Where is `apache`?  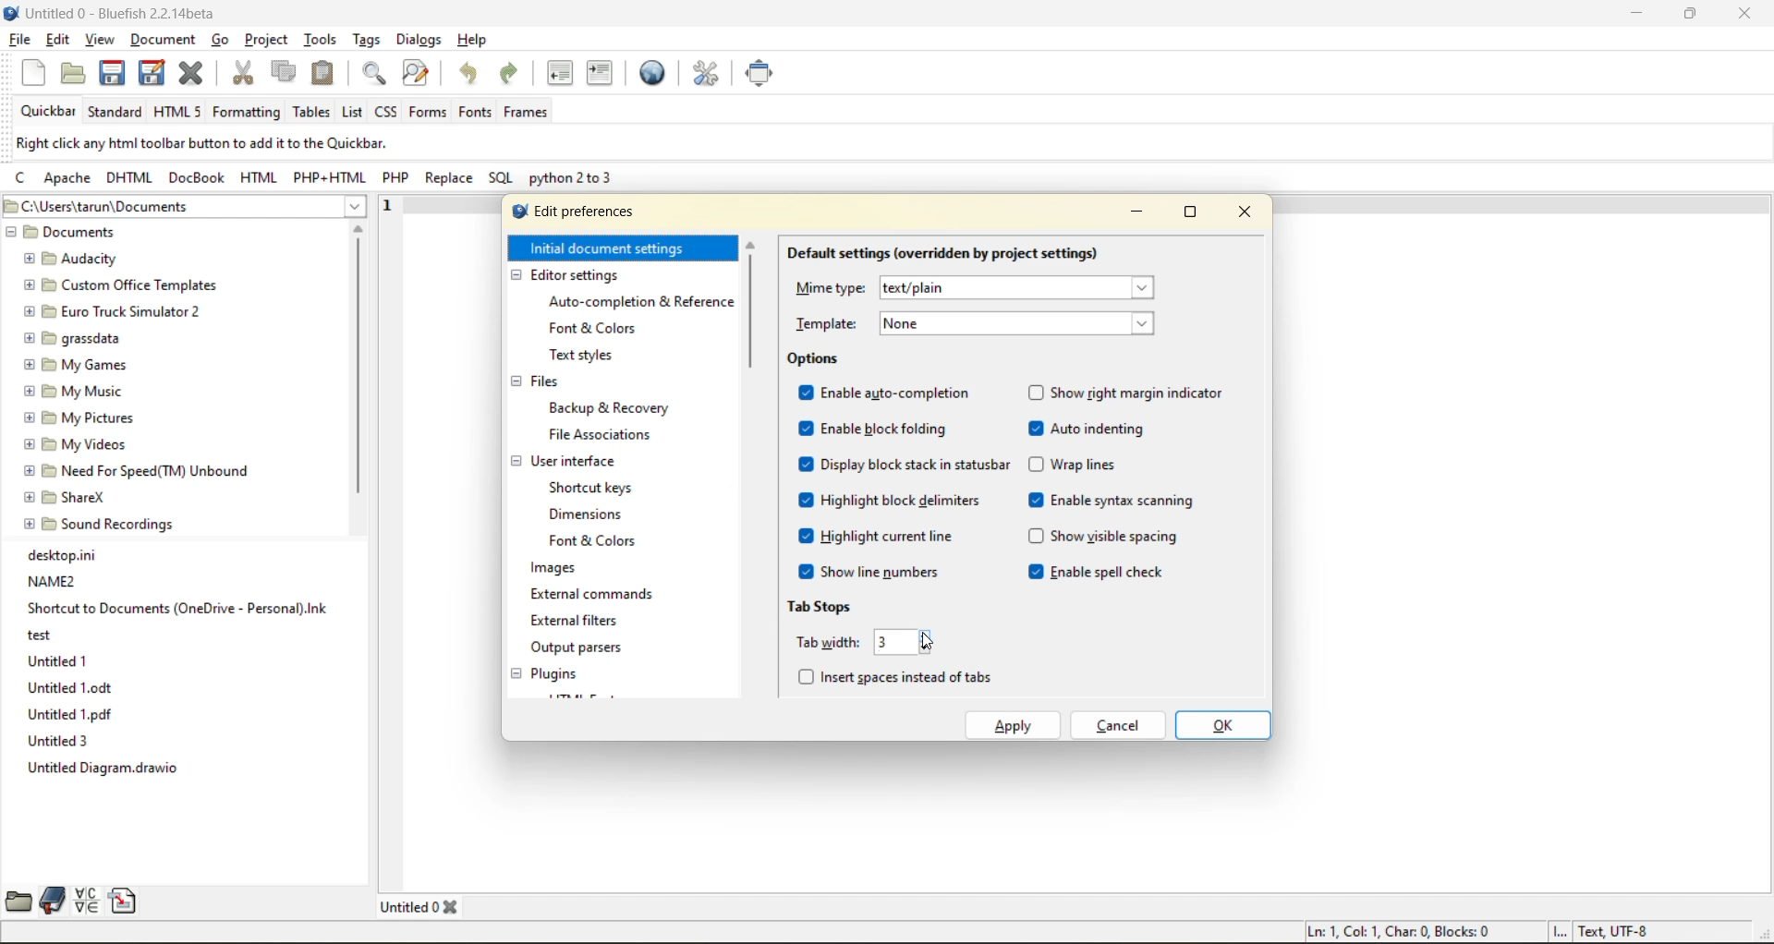
apache is located at coordinates (67, 181).